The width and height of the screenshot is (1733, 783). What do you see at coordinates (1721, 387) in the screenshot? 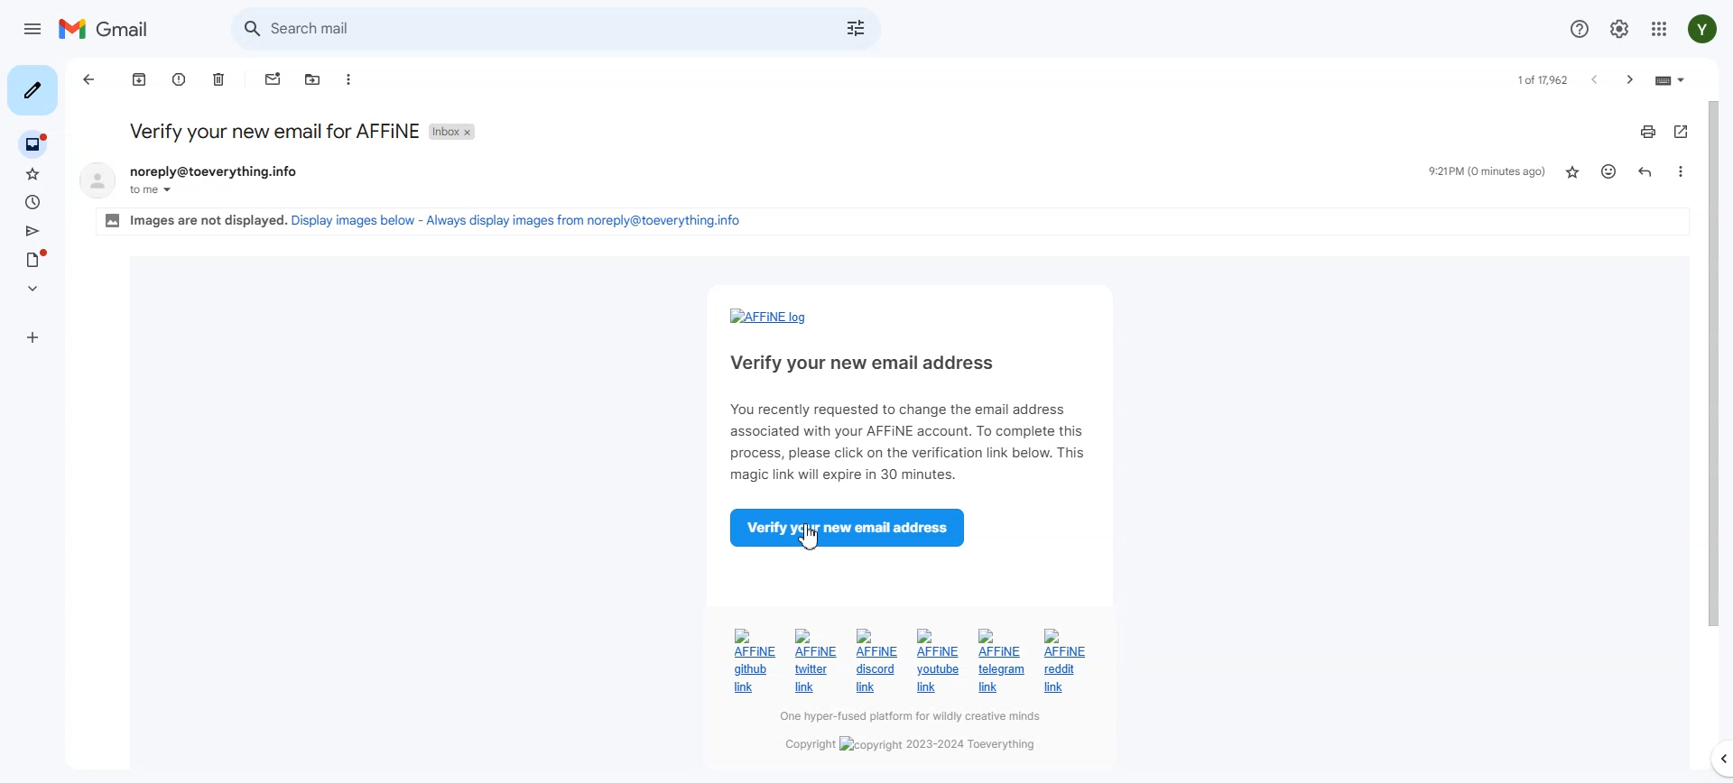
I see `vertical scroll bar` at bounding box center [1721, 387].